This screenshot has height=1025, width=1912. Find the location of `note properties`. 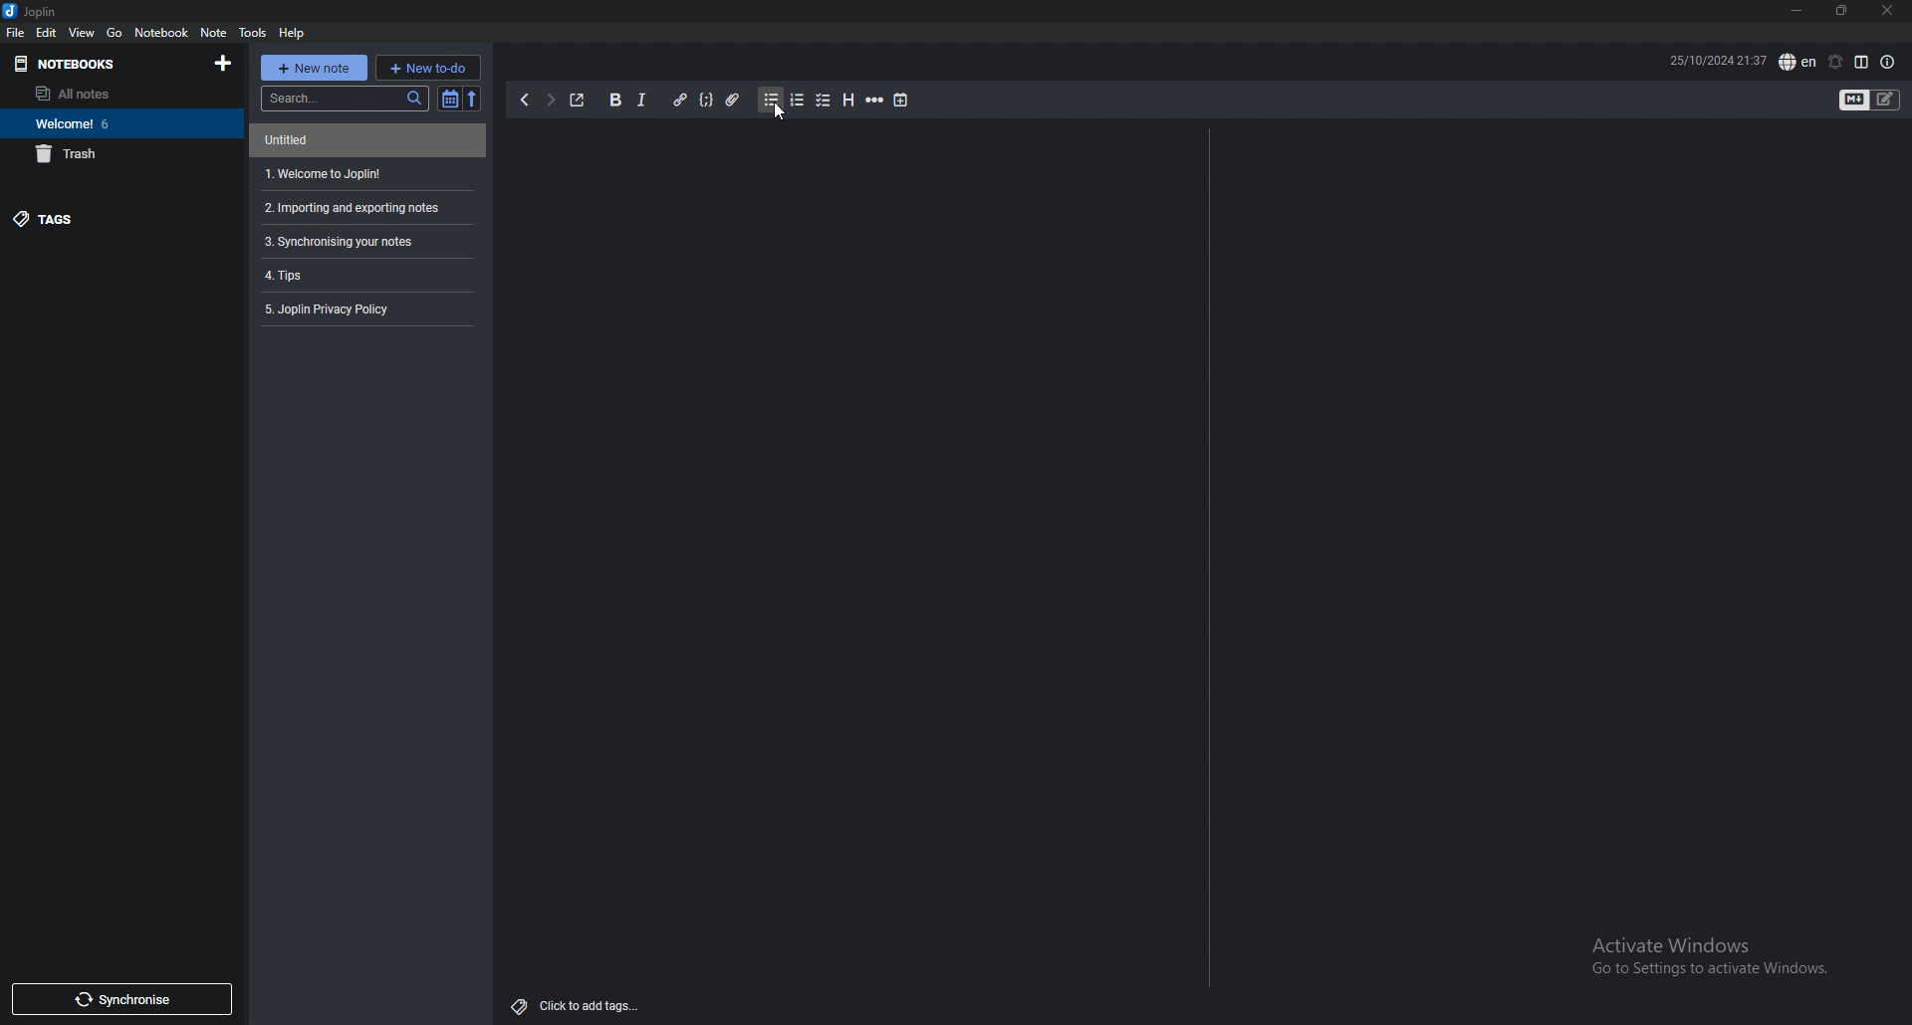

note properties is located at coordinates (1890, 63).